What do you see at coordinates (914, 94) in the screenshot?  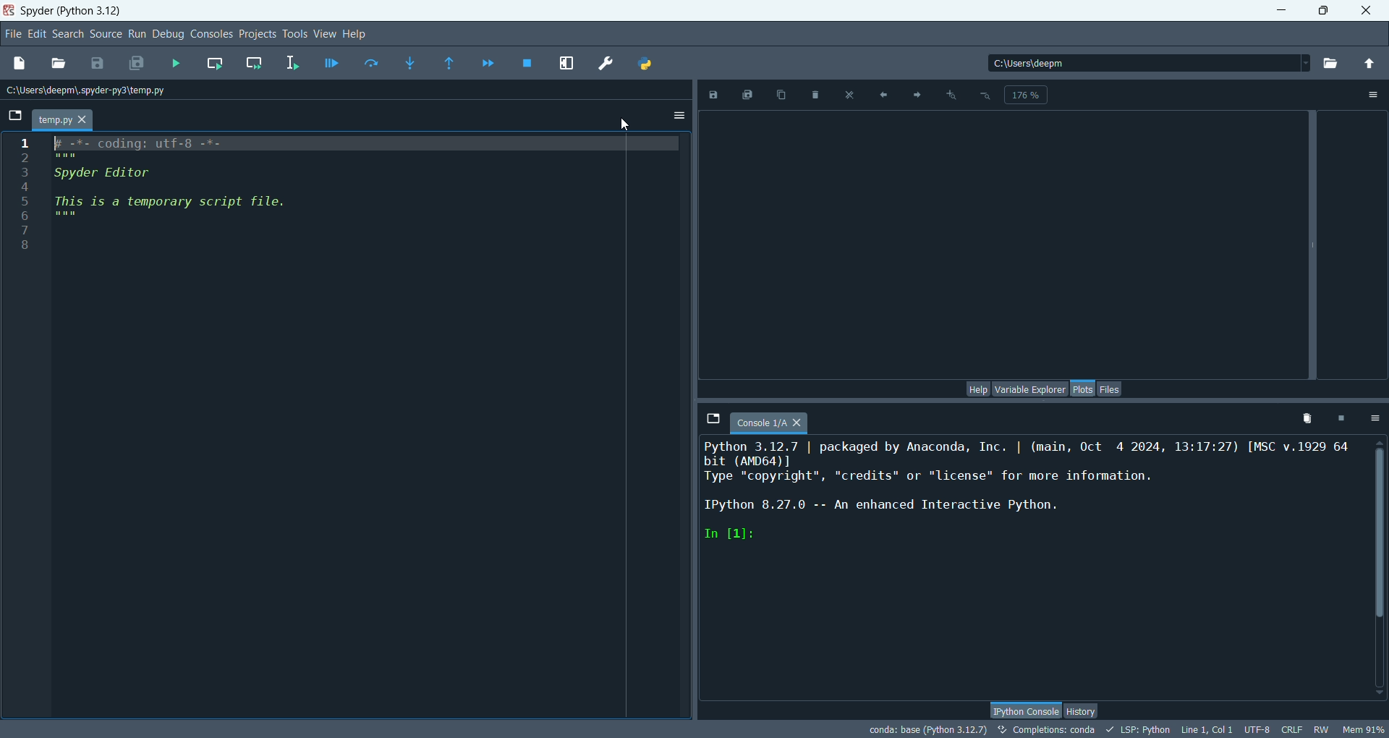 I see `next plot` at bounding box center [914, 94].